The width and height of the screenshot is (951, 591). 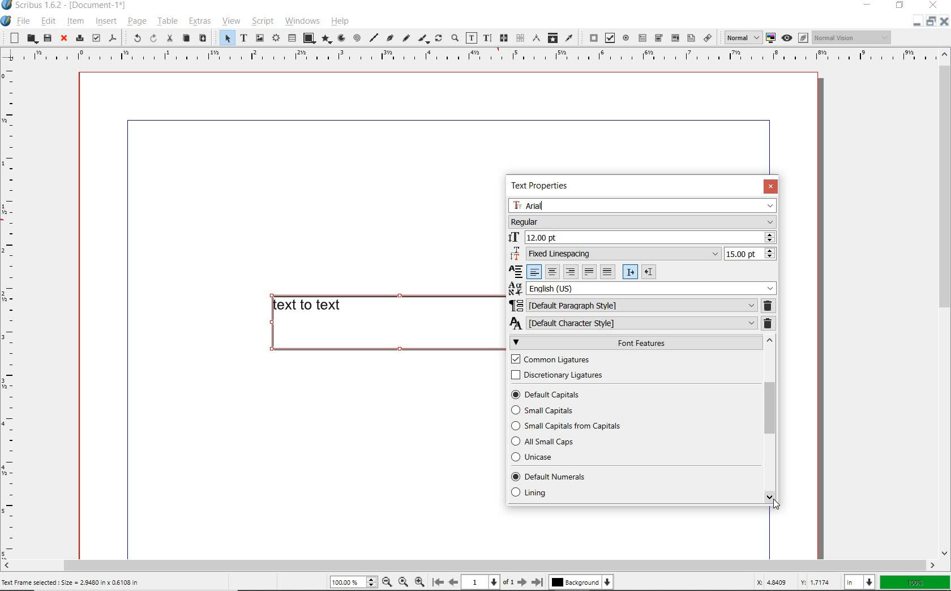 What do you see at coordinates (631, 273) in the screenshot?
I see `Left to right paragraph` at bounding box center [631, 273].